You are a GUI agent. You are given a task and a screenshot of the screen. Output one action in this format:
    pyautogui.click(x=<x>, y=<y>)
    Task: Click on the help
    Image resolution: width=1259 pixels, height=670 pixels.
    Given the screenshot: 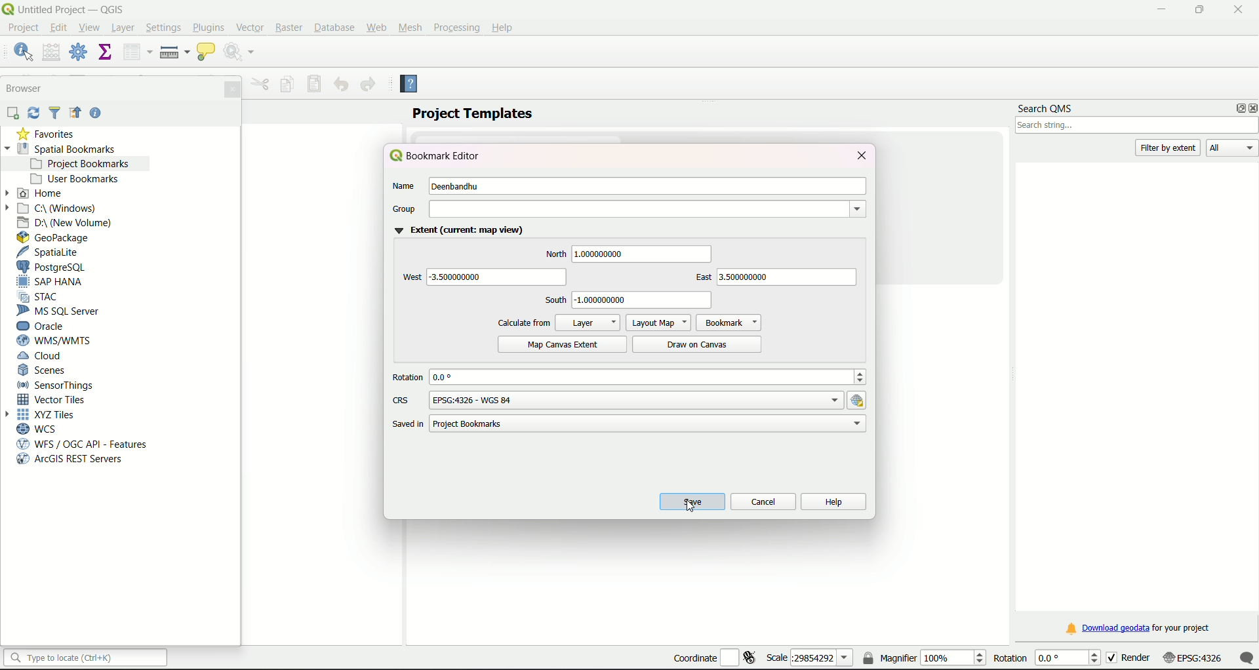 What is the action you would take?
    pyautogui.click(x=833, y=502)
    